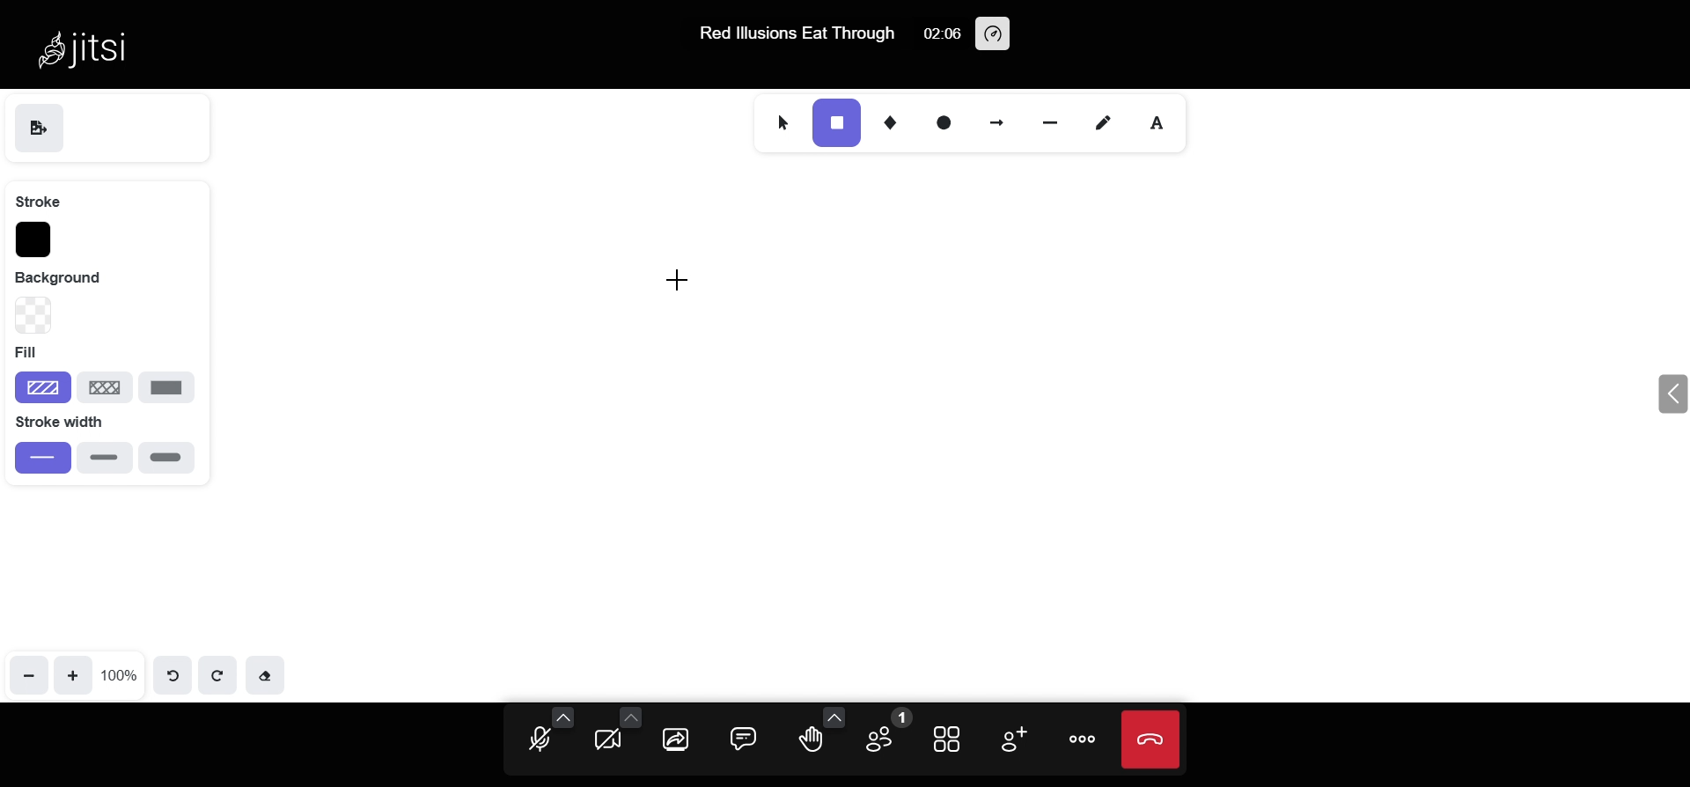  What do you see at coordinates (38, 200) in the screenshot?
I see `stroke` at bounding box center [38, 200].